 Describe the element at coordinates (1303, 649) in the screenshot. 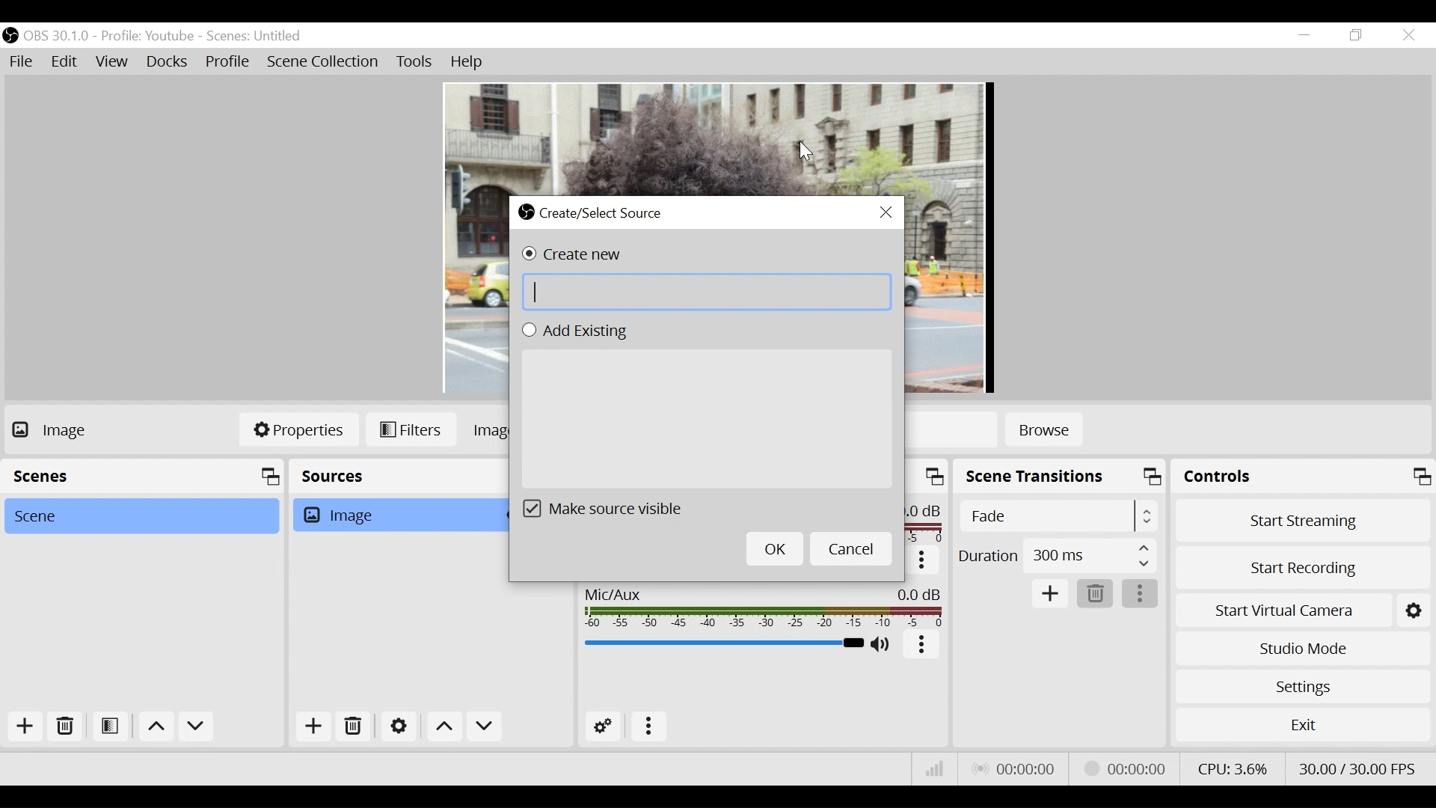

I see `Studio Mode` at that location.